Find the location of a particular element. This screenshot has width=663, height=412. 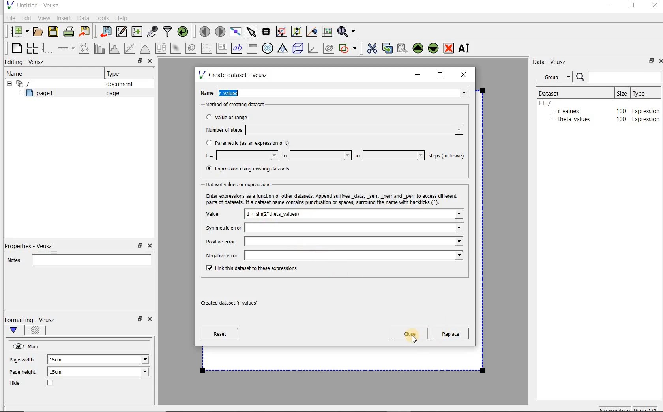

Document widget is located at coordinates (37, 84).